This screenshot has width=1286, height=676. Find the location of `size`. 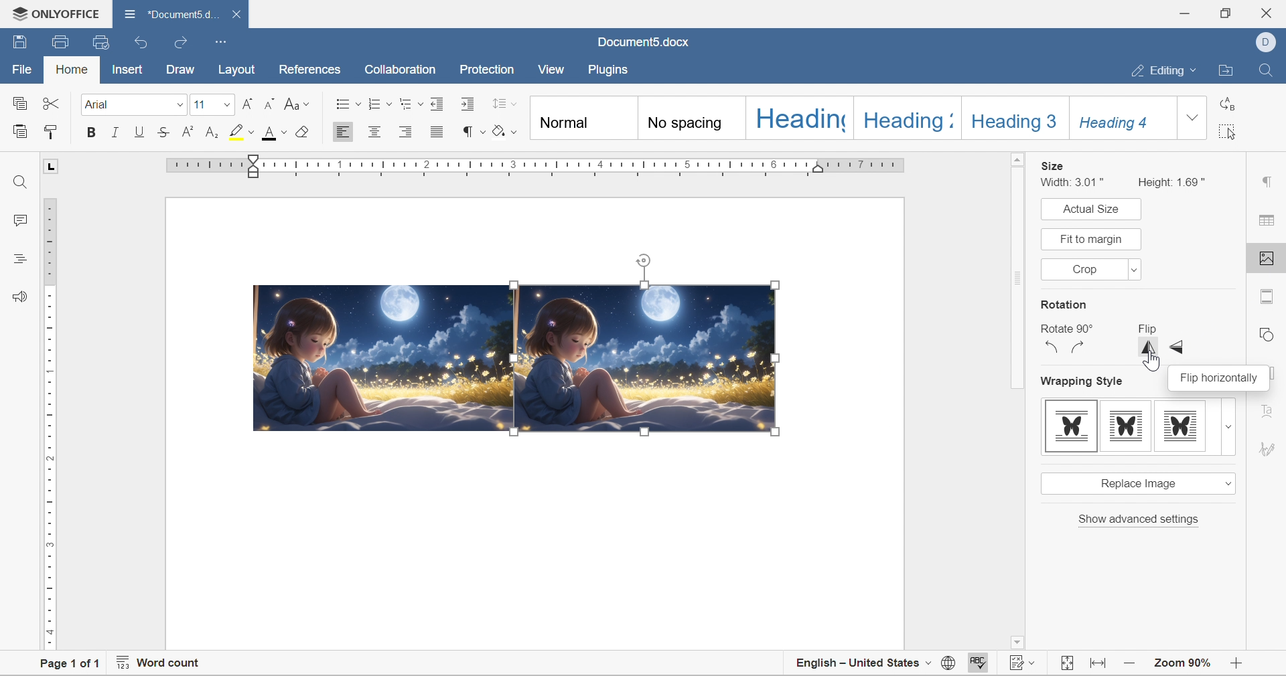

size is located at coordinates (1052, 165).